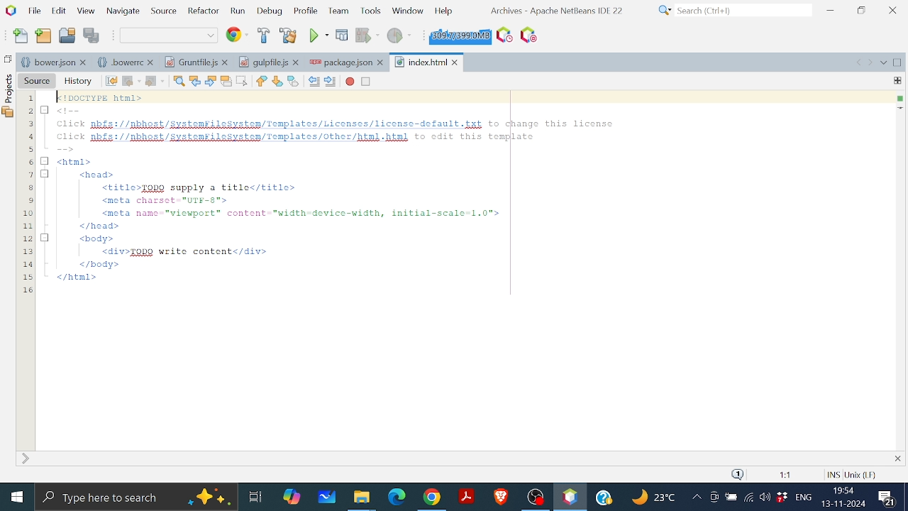 The height and width of the screenshot is (511, 908). Describe the element at coordinates (298, 62) in the screenshot. I see `close` at that location.